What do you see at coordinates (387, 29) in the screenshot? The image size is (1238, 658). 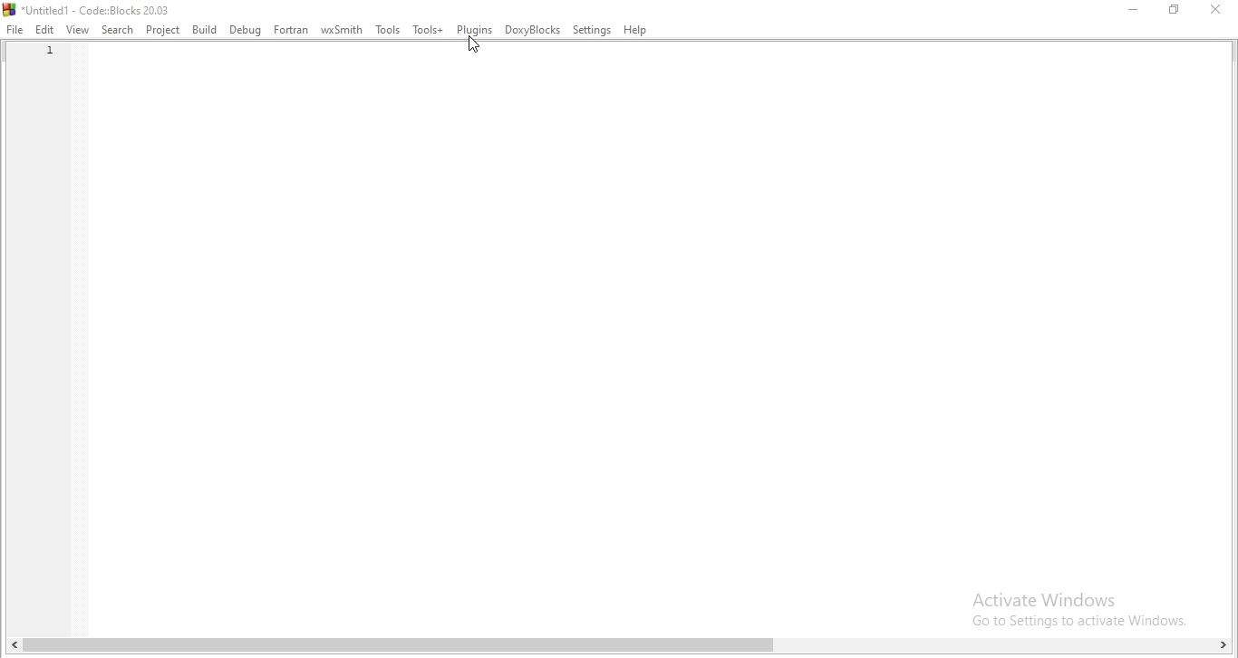 I see `Tools` at bounding box center [387, 29].